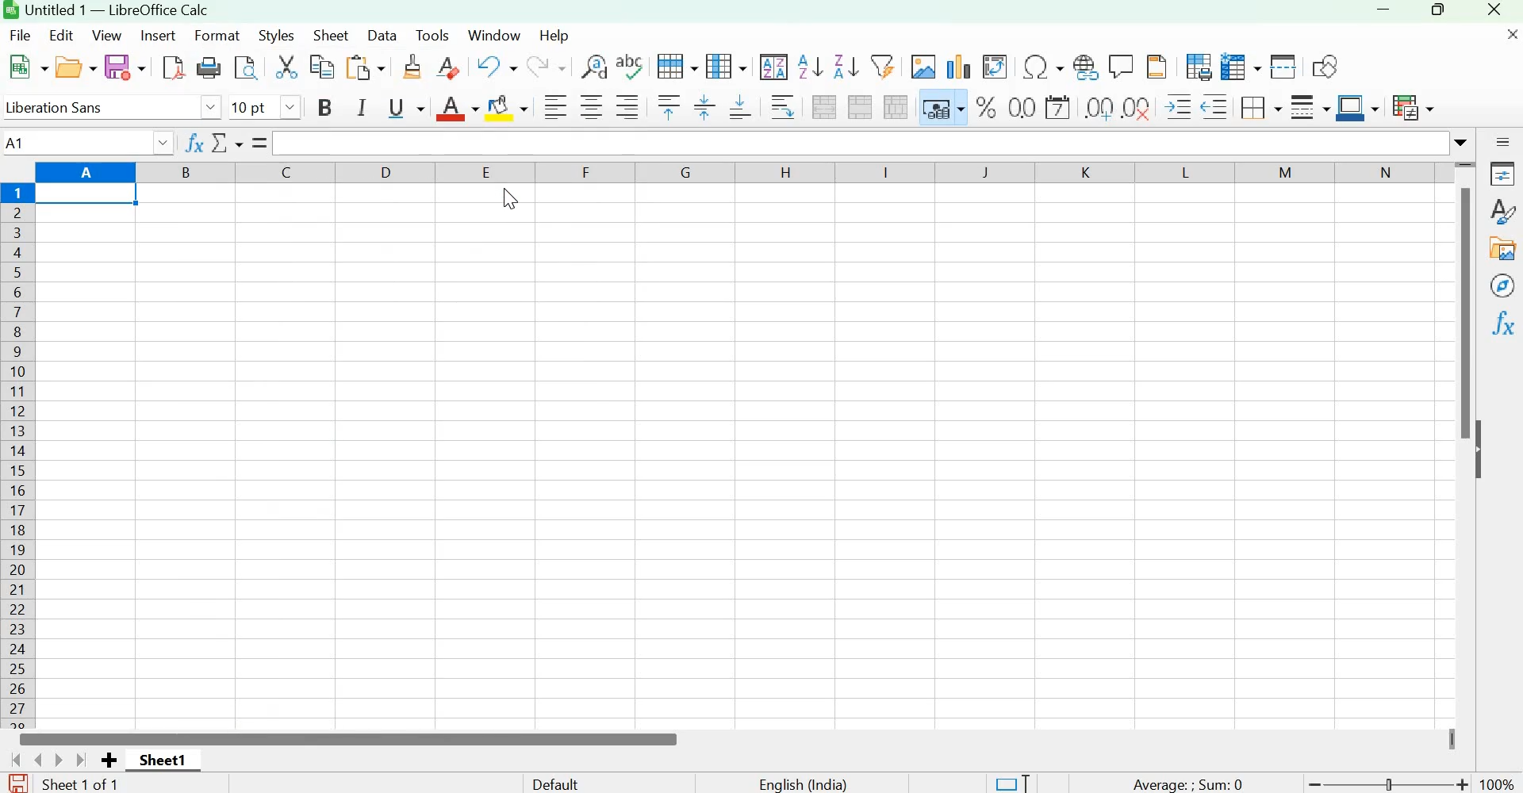 The height and width of the screenshot is (793, 1523). I want to click on Font color, so click(455, 105).